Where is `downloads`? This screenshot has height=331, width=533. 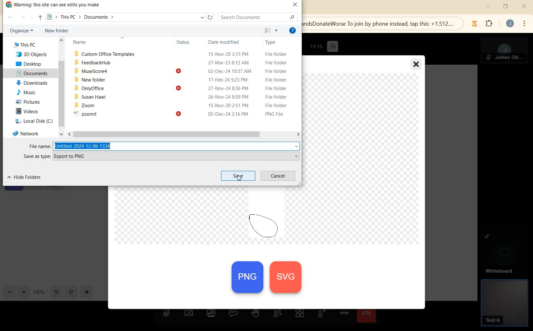 downloads is located at coordinates (34, 83).